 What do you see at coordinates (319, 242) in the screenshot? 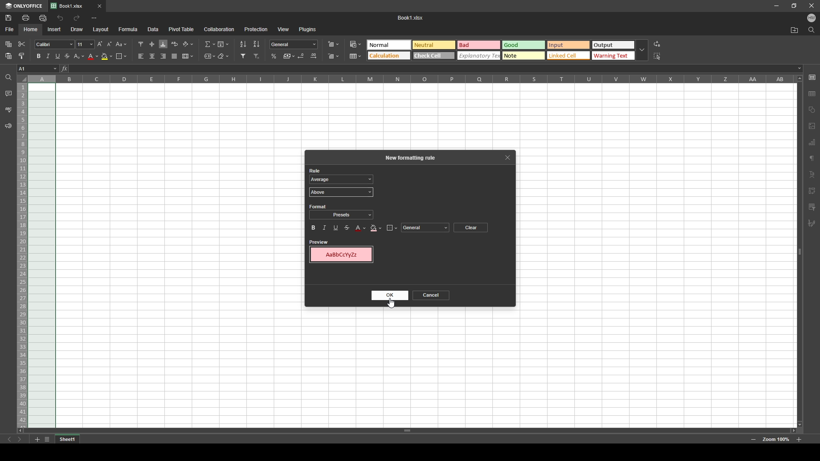
I see `preview` at bounding box center [319, 242].